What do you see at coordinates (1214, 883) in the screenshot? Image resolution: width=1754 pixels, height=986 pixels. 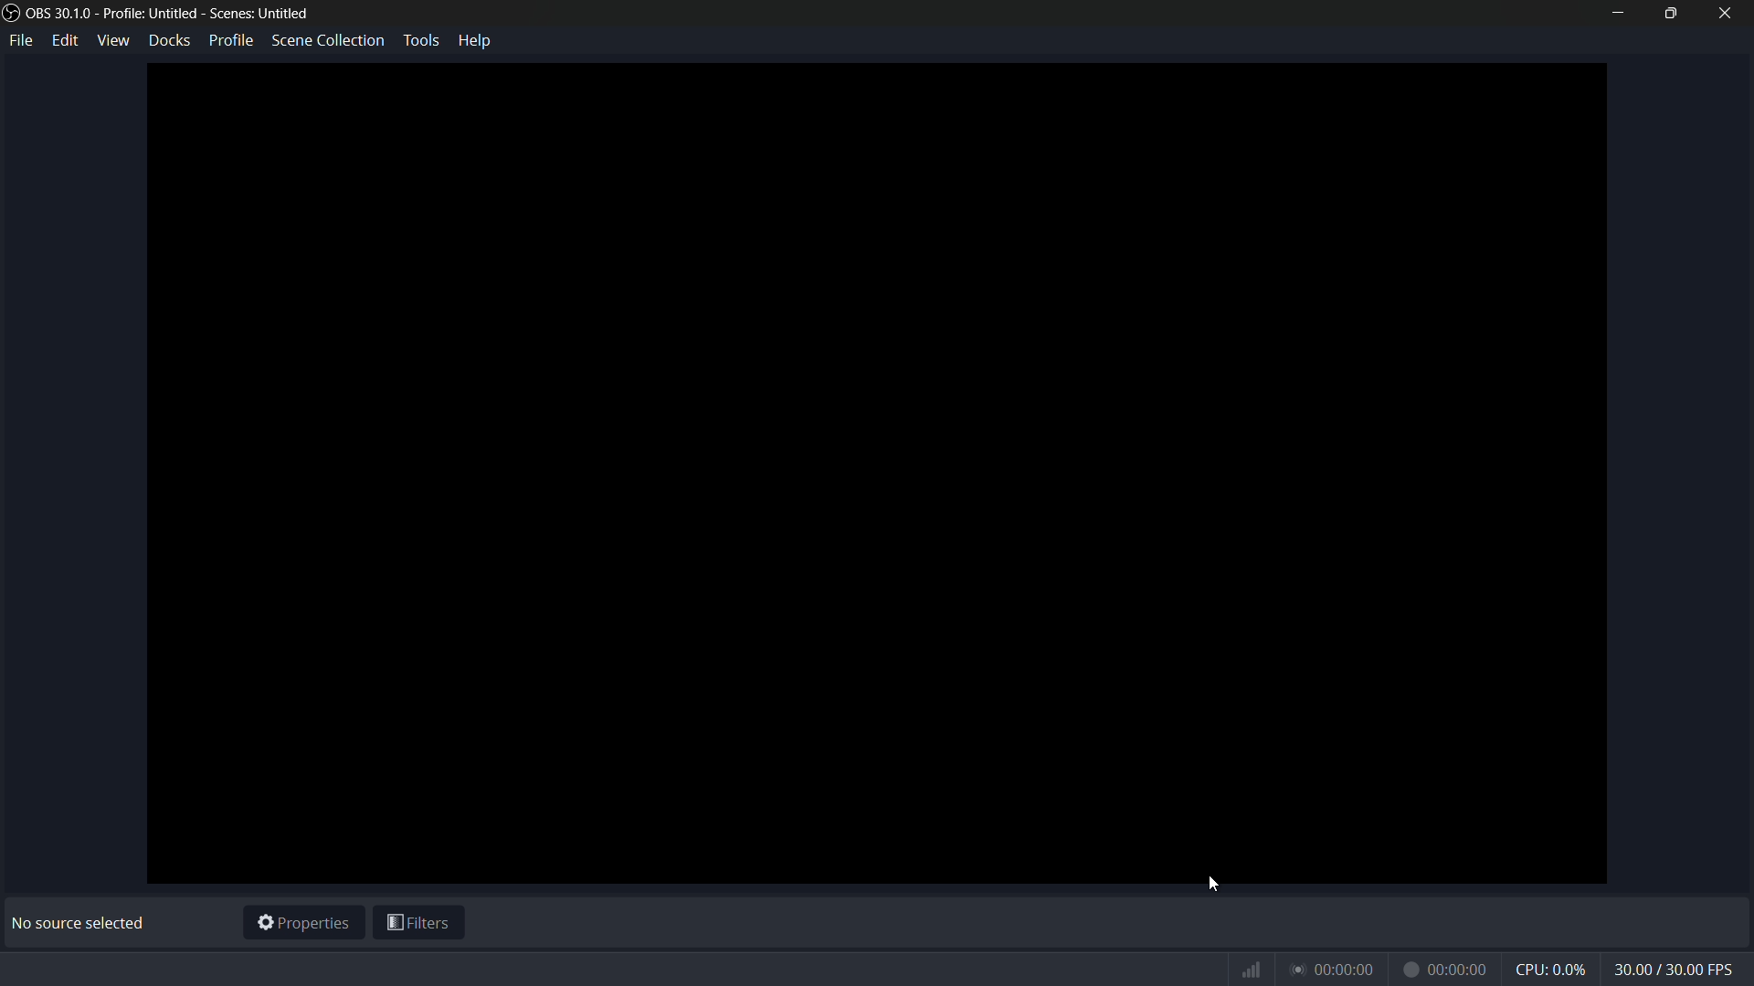 I see `cursor` at bounding box center [1214, 883].